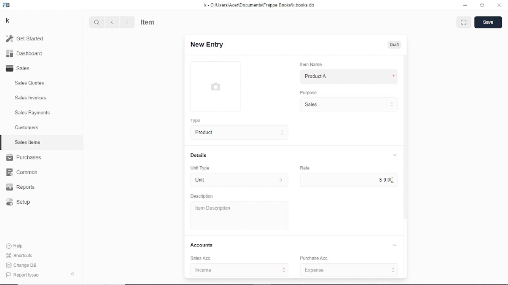 This screenshot has height=285, width=508. I want to click on Product, so click(237, 133).